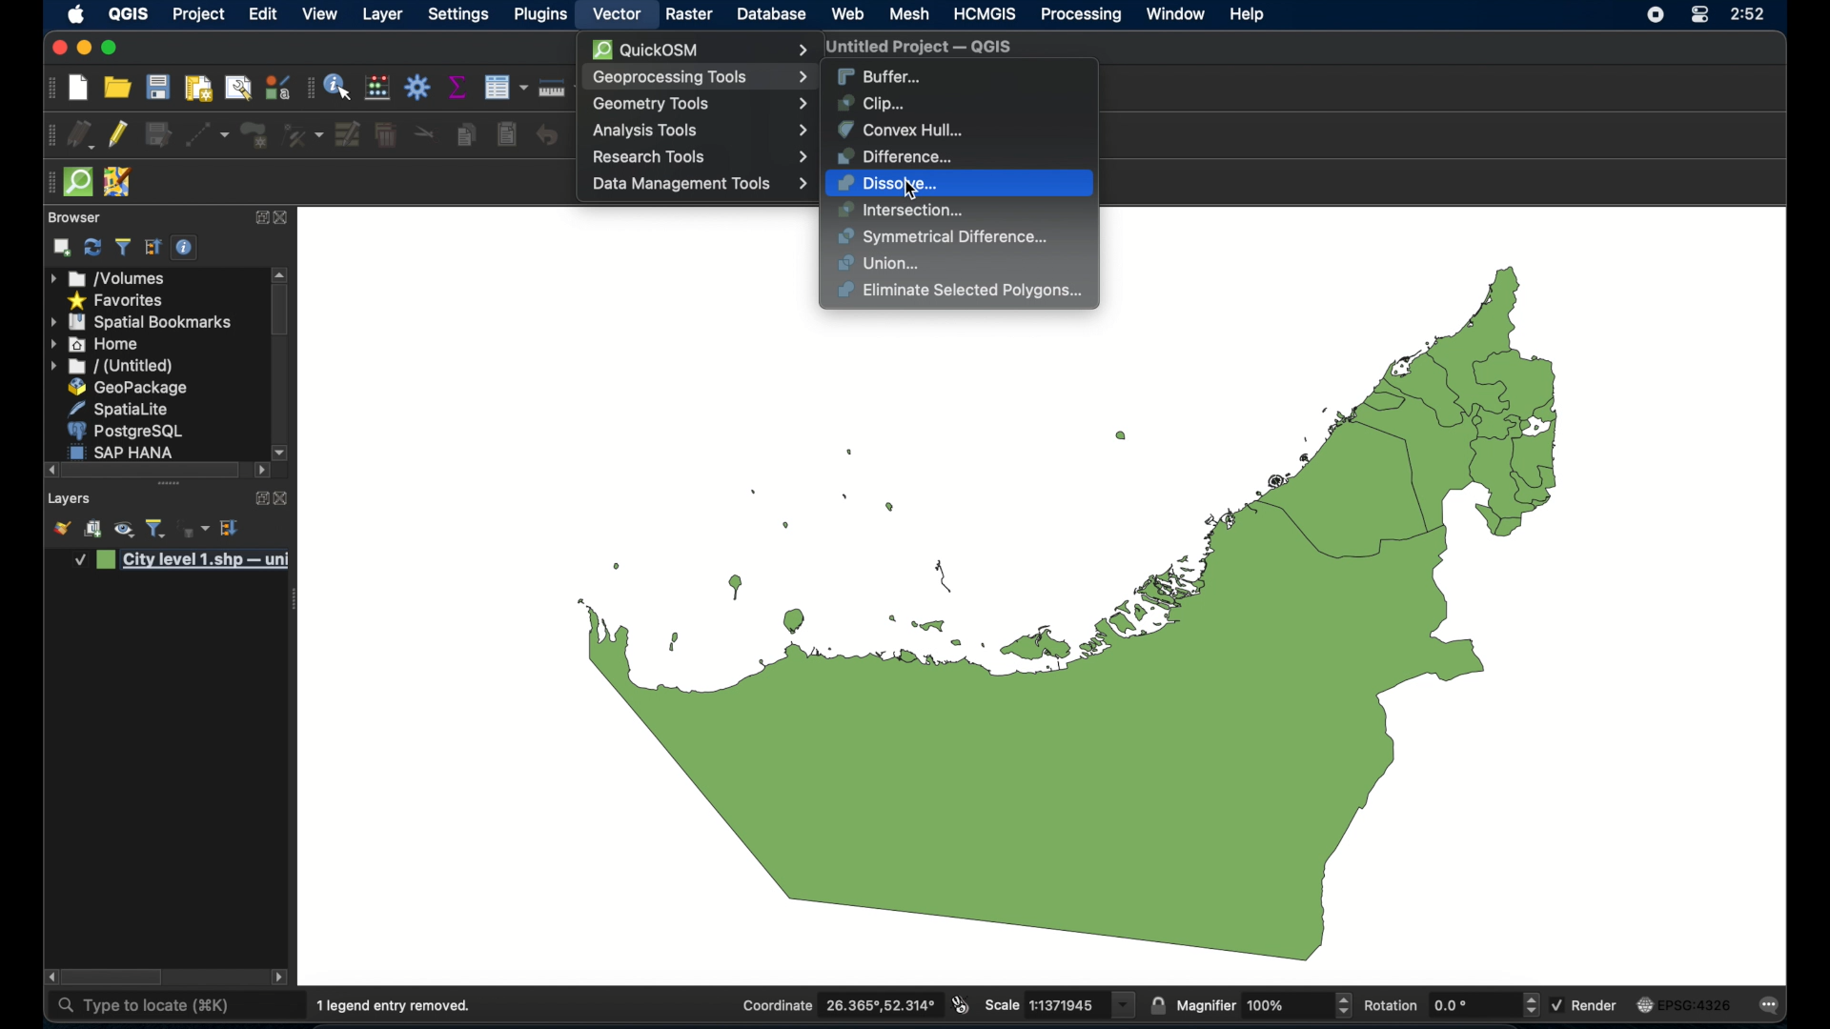  Describe the element at coordinates (383, 16) in the screenshot. I see `layer` at that location.